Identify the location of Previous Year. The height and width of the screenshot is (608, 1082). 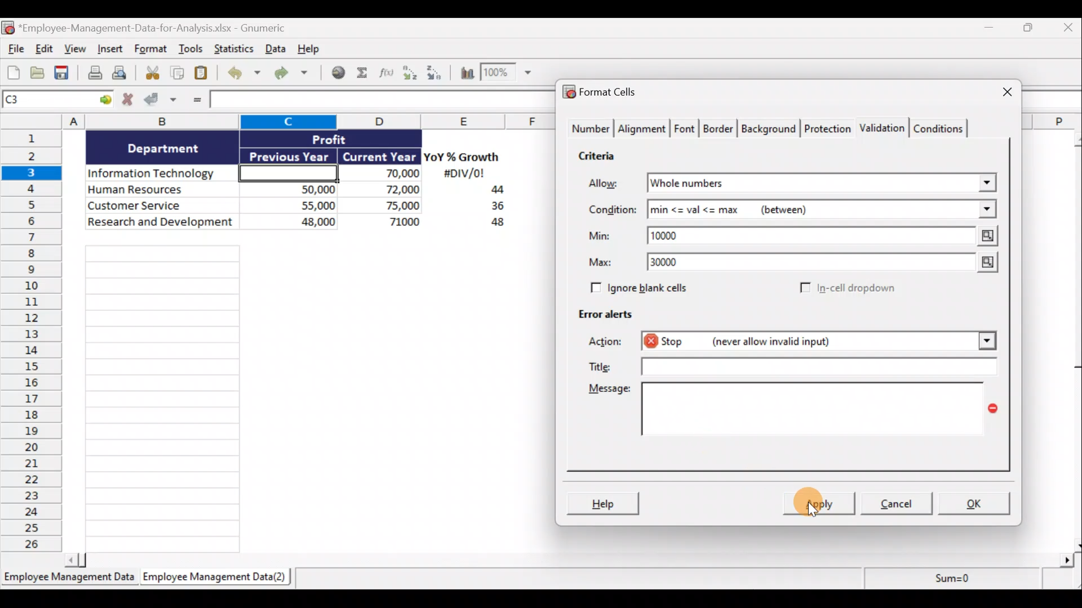
(290, 154).